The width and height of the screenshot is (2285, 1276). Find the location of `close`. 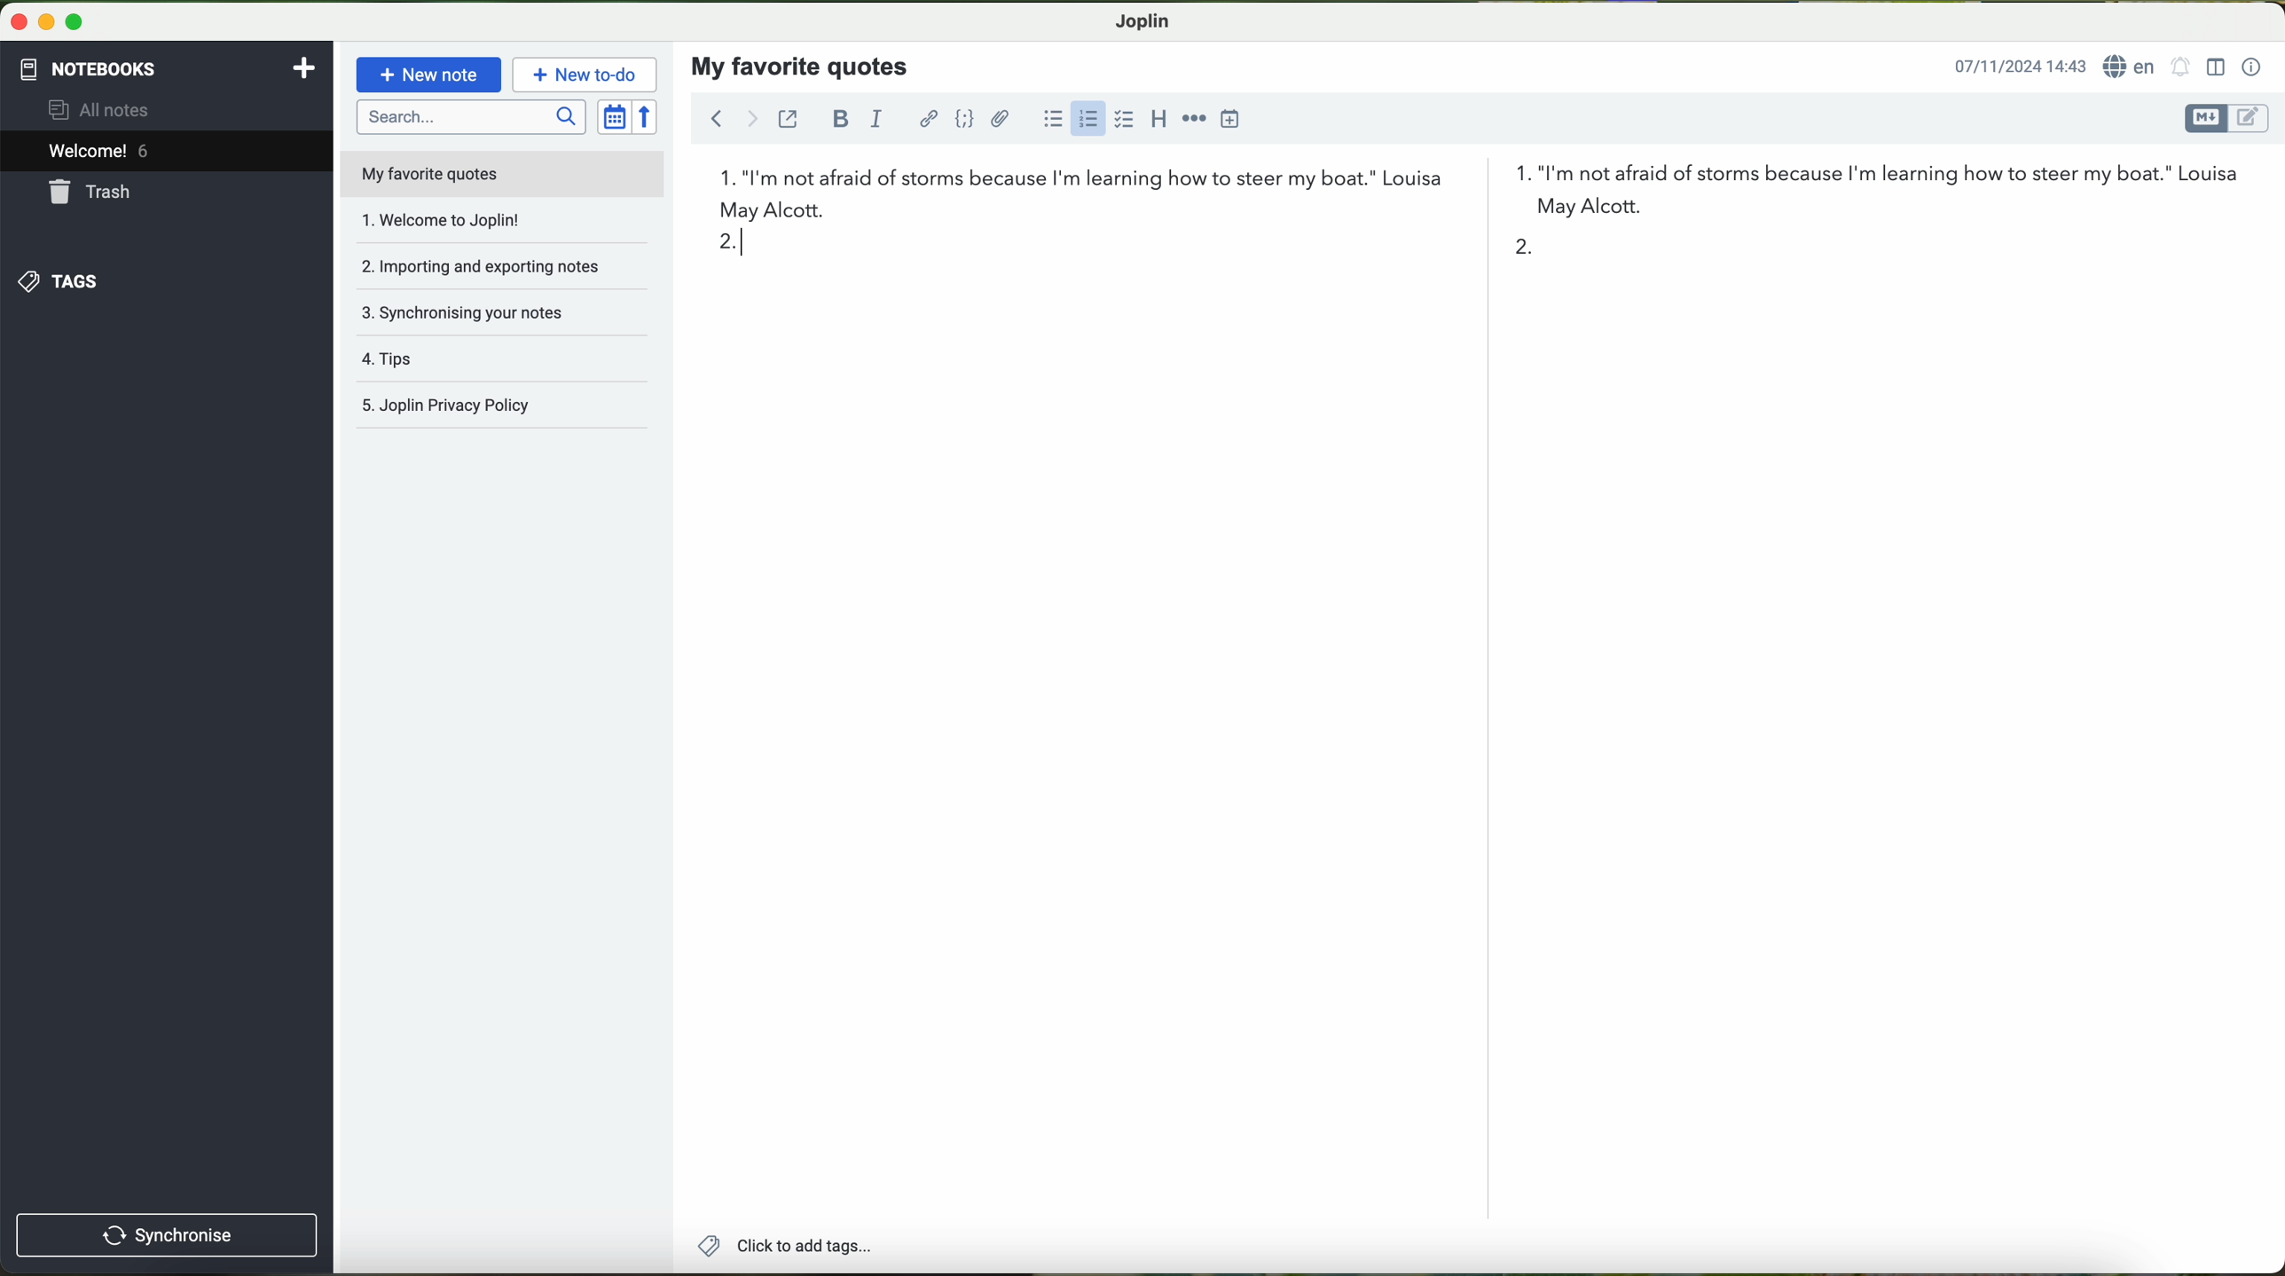

close is located at coordinates (14, 26).